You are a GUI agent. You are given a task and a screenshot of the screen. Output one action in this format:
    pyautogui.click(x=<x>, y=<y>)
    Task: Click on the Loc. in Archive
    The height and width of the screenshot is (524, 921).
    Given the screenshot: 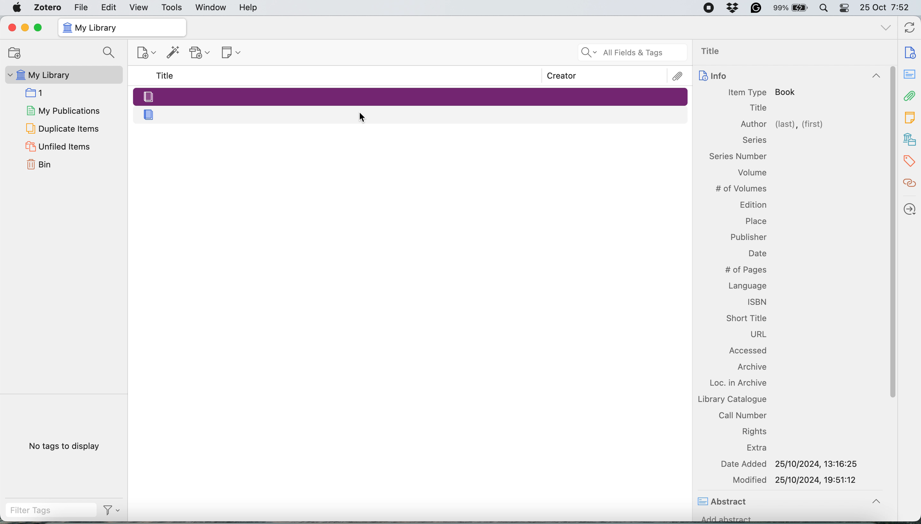 What is the action you would take?
    pyautogui.click(x=733, y=383)
    